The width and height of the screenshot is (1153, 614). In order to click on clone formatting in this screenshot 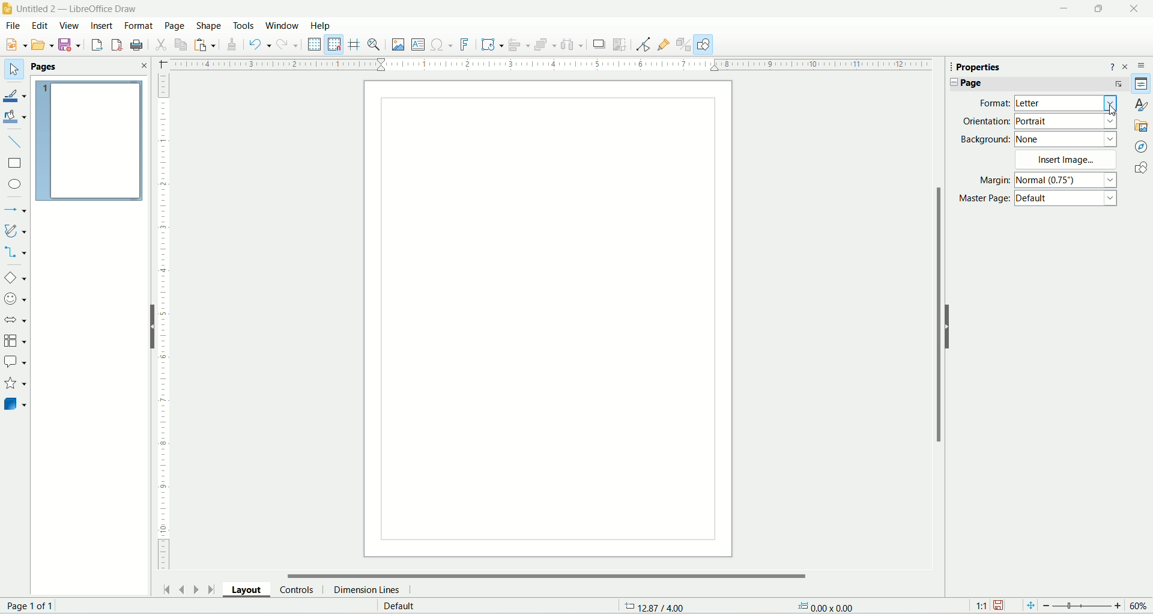, I will do `click(234, 47)`.